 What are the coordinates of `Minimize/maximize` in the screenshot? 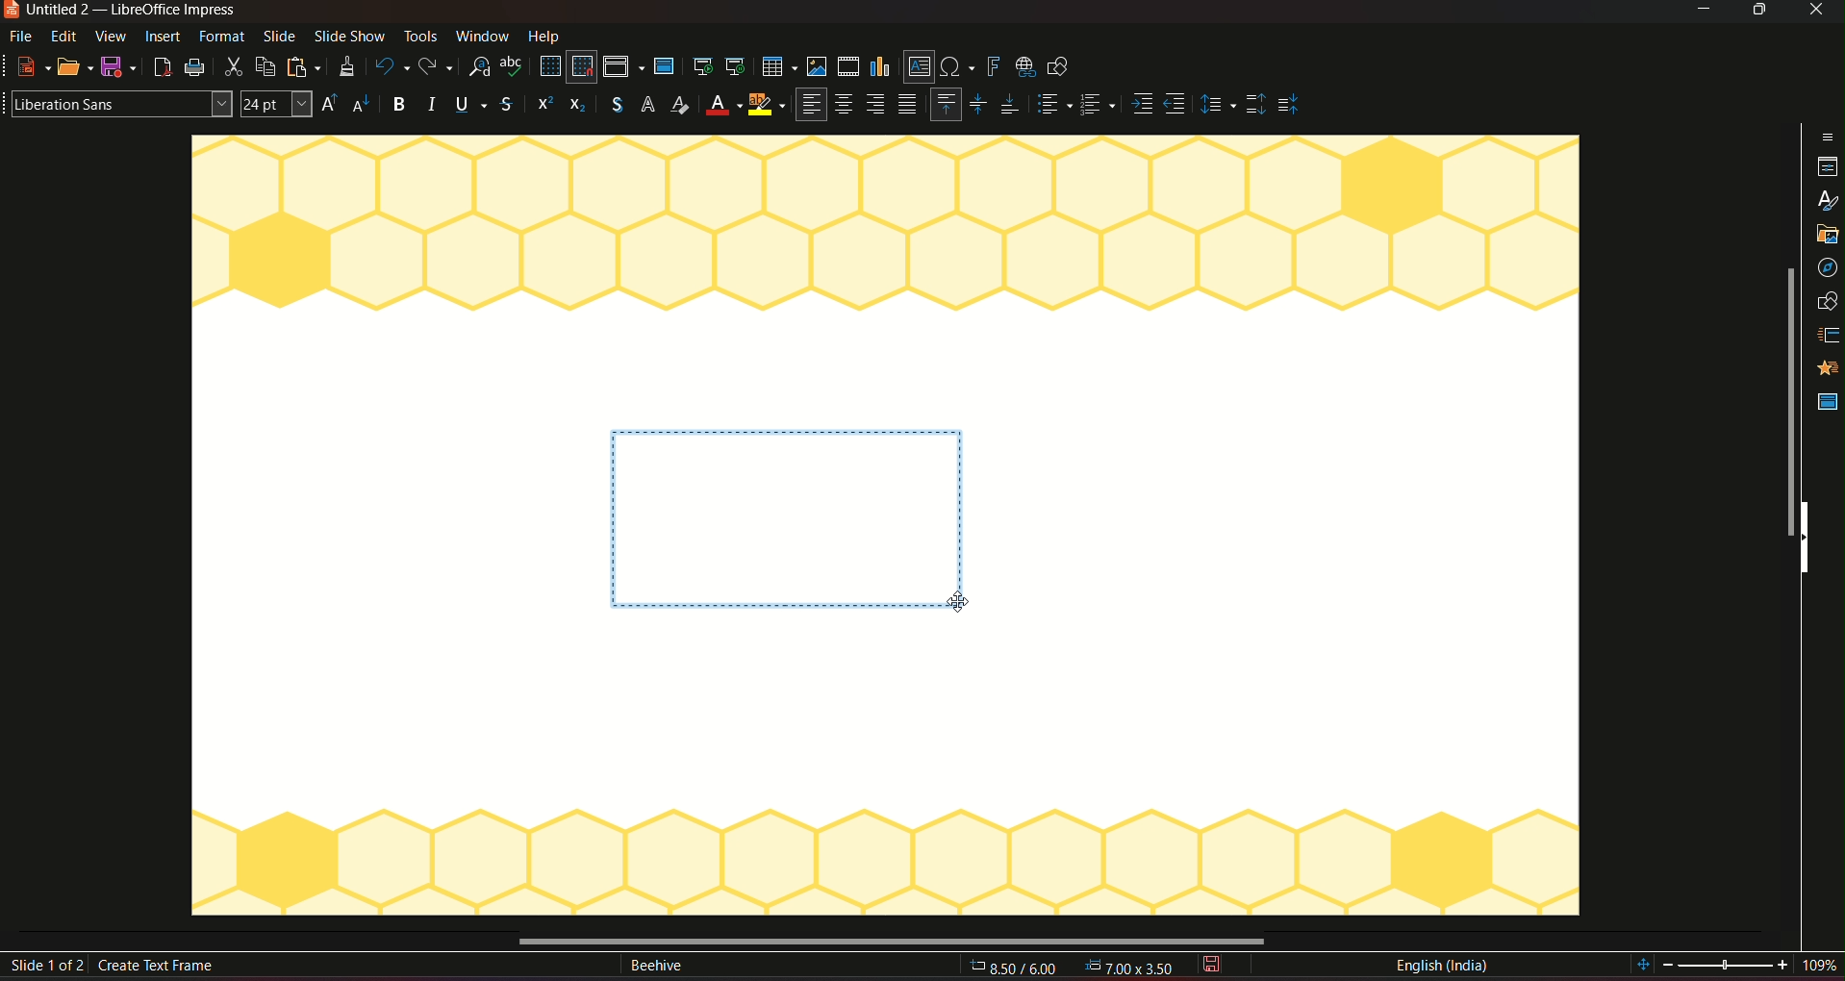 It's located at (1757, 11).